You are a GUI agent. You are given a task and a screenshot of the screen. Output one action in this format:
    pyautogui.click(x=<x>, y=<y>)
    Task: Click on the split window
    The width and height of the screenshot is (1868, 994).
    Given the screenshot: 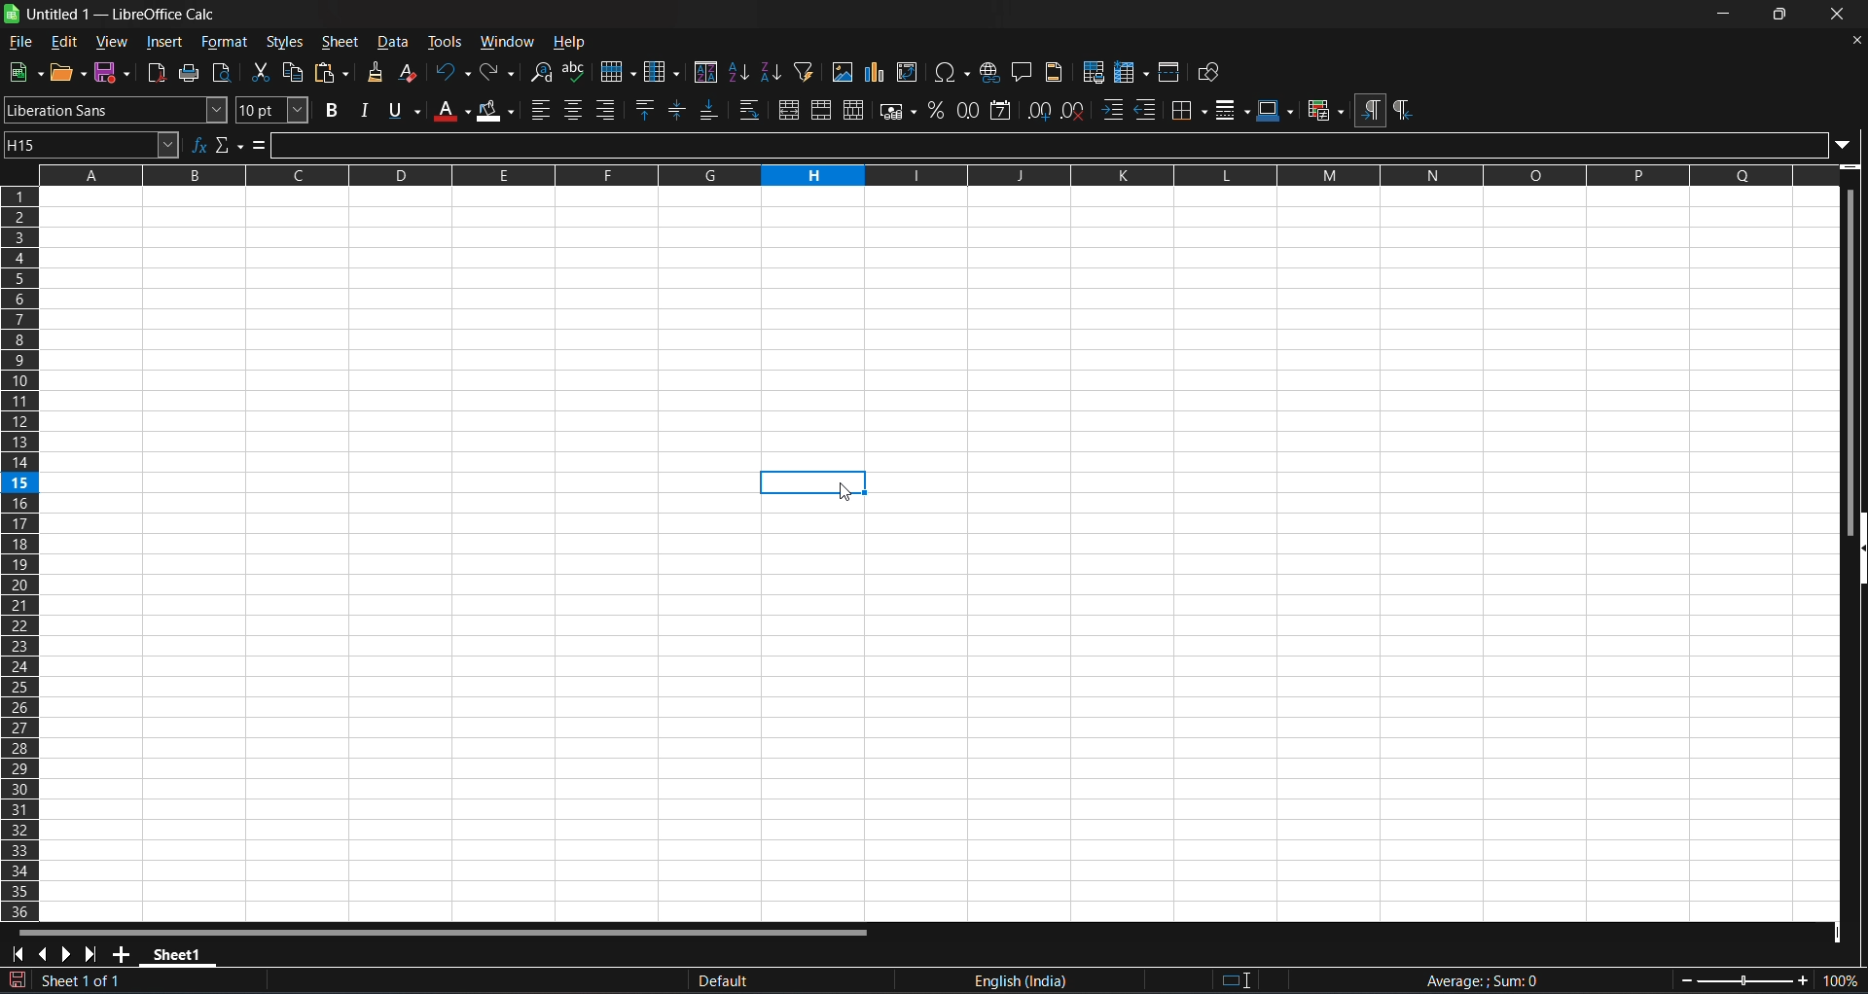 What is the action you would take?
    pyautogui.click(x=1170, y=70)
    